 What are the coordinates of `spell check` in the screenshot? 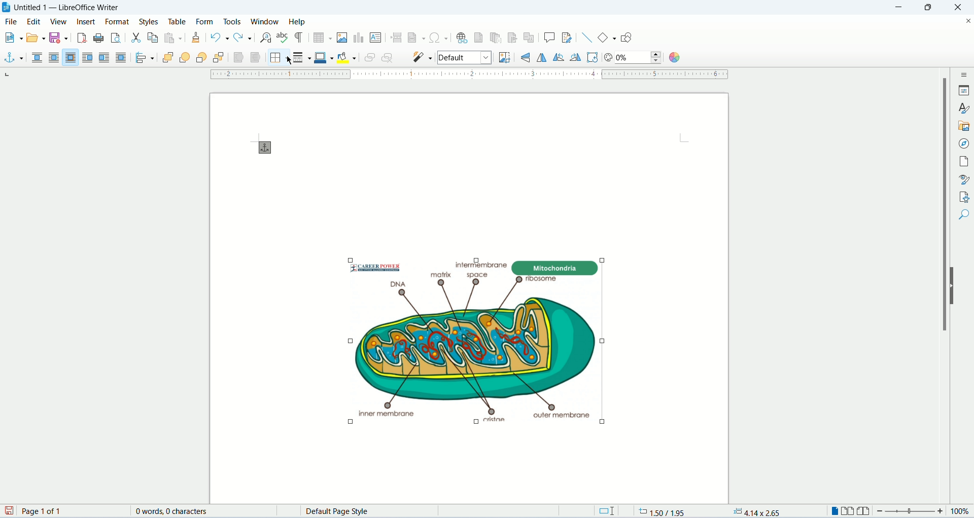 It's located at (284, 38).